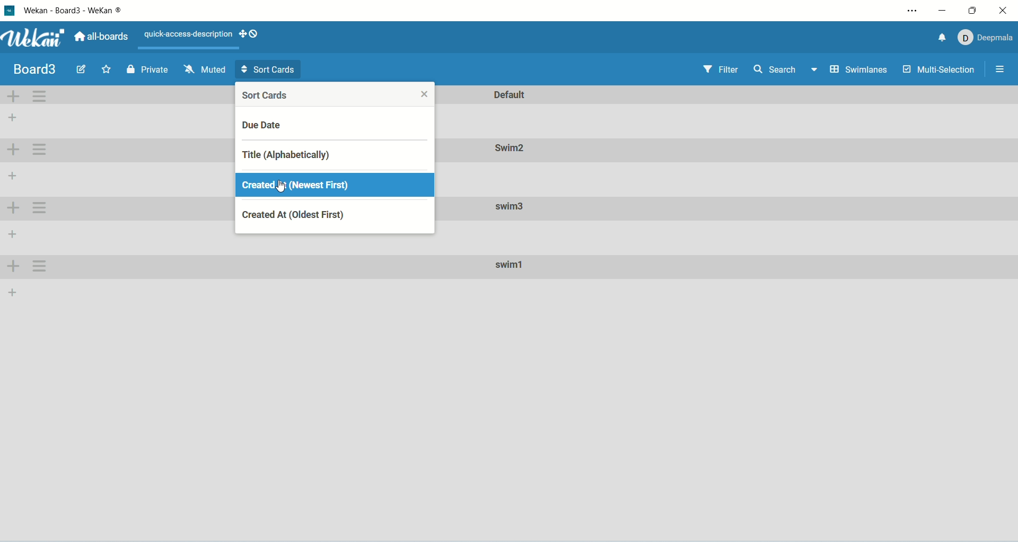 This screenshot has width=1018, height=542. Describe the element at coordinates (333, 217) in the screenshot. I see `created at (oldest first)` at that location.